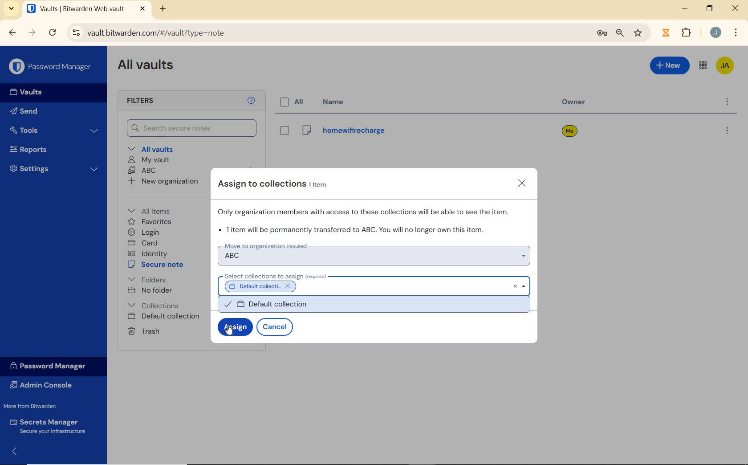 This screenshot has height=465, width=748. Describe the element at coordinates (150, 222) in the screenshot. I see `favorites` at that location.